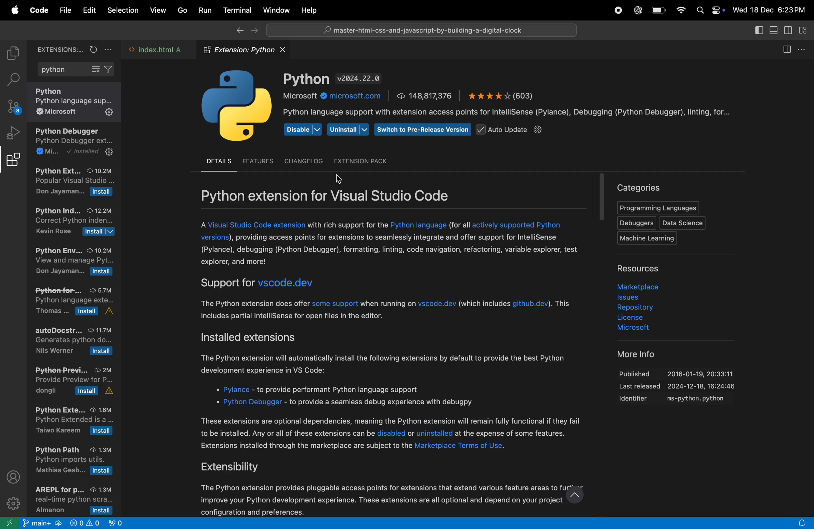 The image size is (814, 529). I want to click on details, so click(218, 161).